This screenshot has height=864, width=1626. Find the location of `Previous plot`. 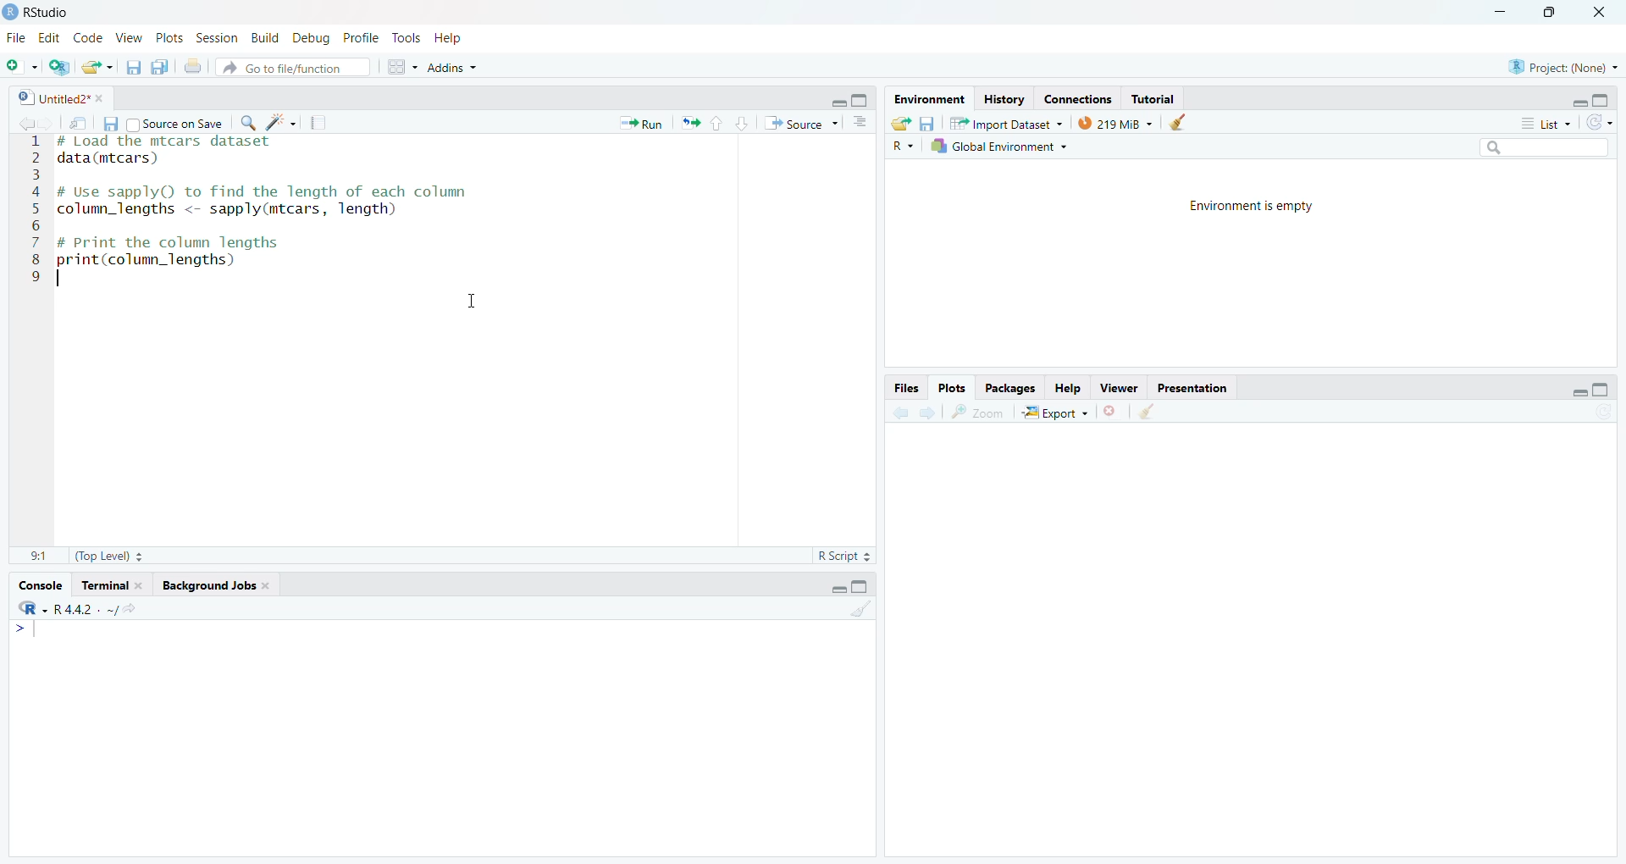

Previous plot is located at coordinates (900, 411).